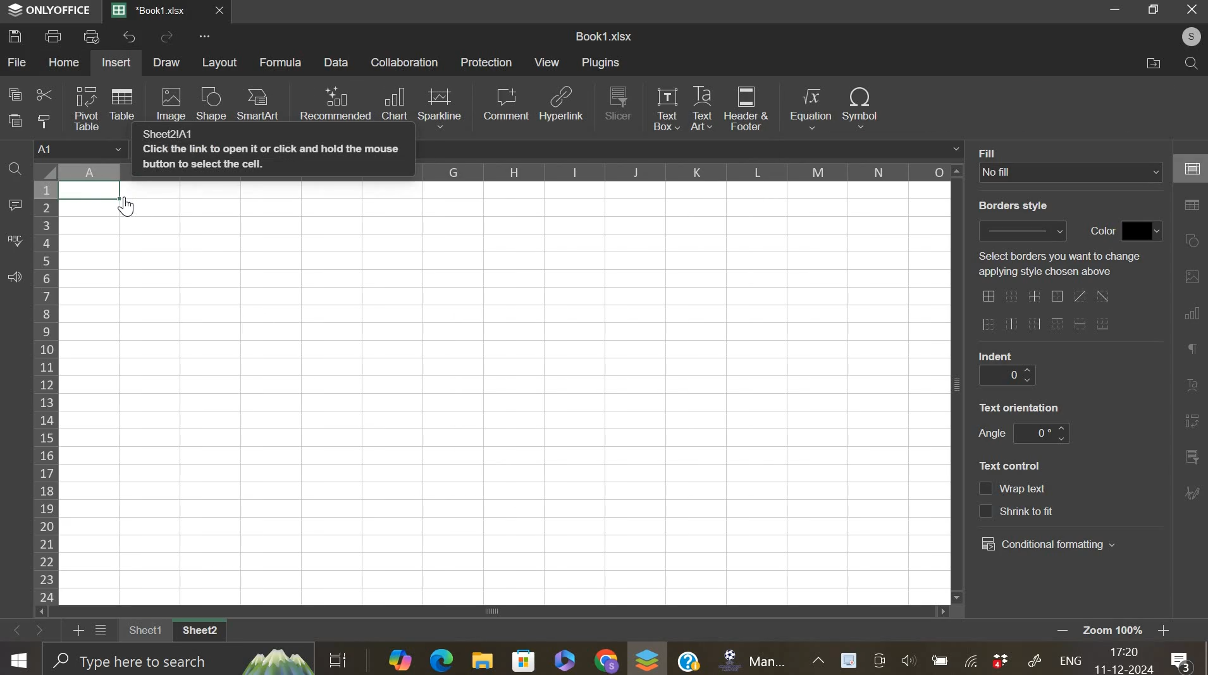 Image resolution: width=1208 pixels, height=675 pixels. What do you see at coordinates (273, 154) in the screenshot?
I see `Sheet21A1 Click the link to open it or click and hold the mouse button to select the cell` at bounding box center [273, 154].